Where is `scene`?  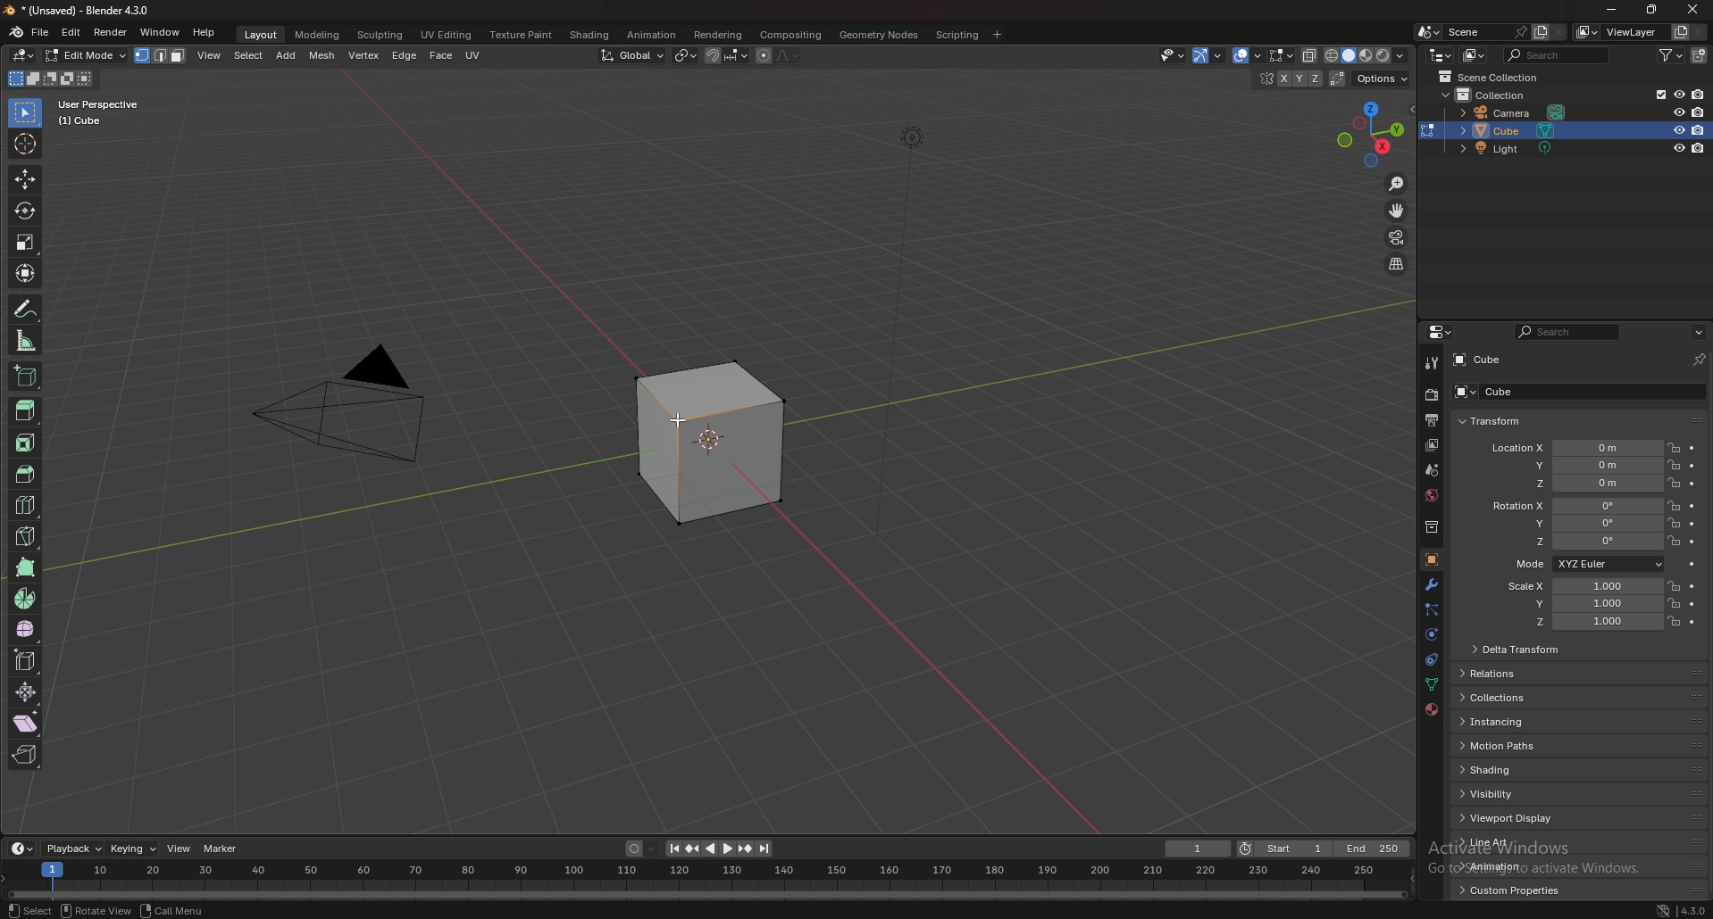 scene is located at coordinates (1487, 32).